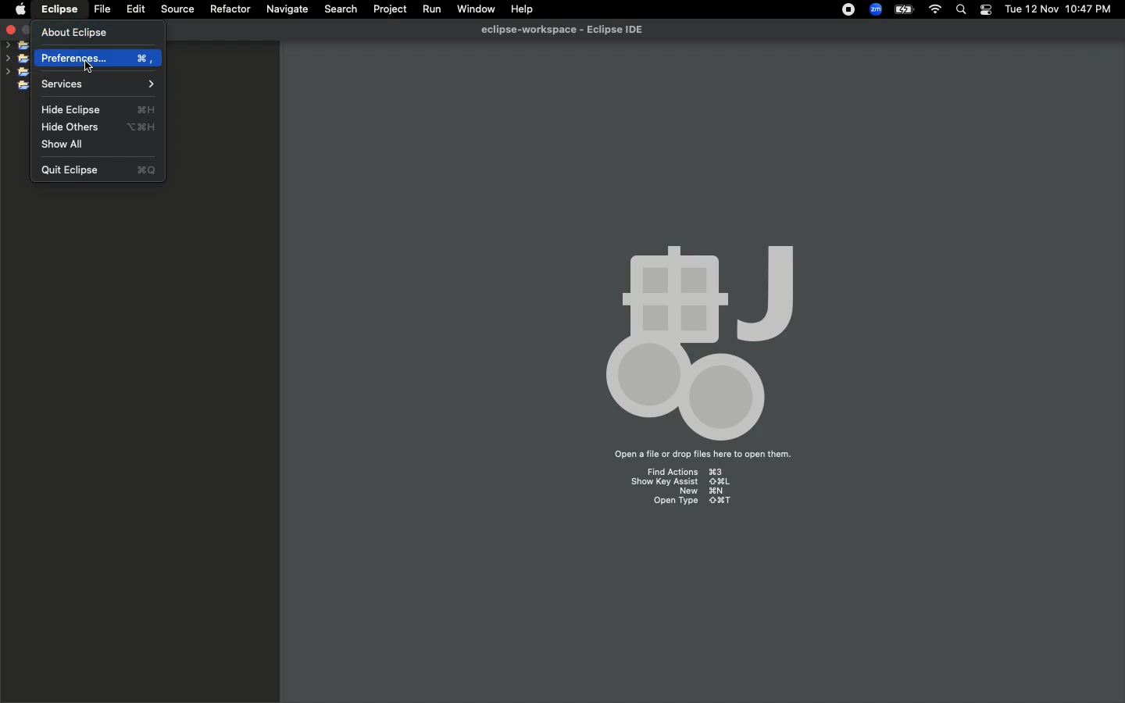 This screenshot has height=703, width=1125. I want to click on Services, so click(98, 85).